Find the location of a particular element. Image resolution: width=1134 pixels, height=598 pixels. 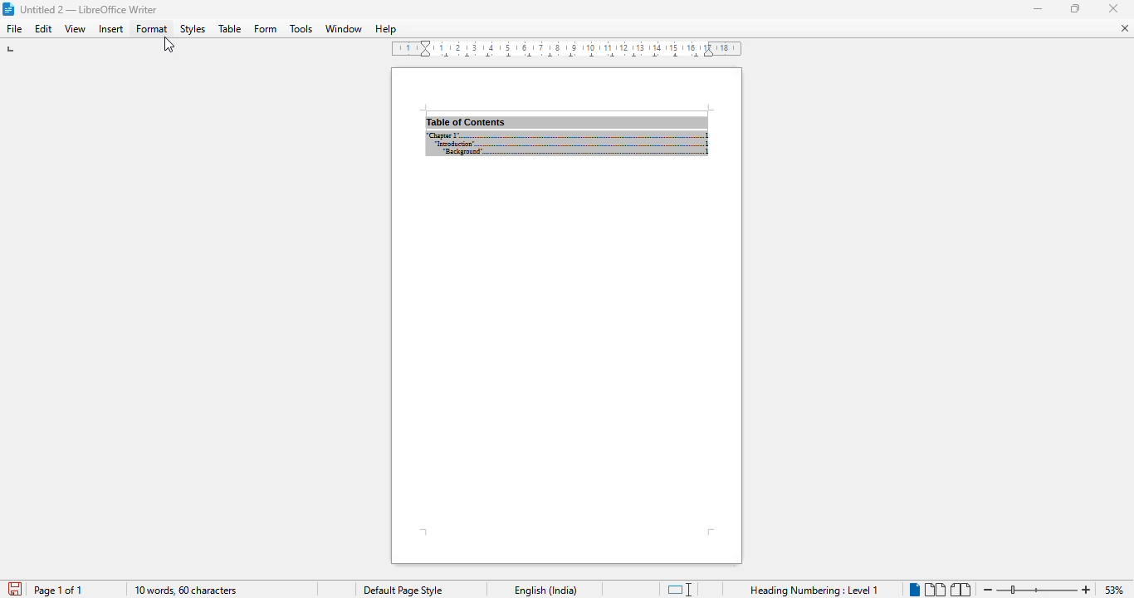

standard selection is located at coordinates (677, 589).